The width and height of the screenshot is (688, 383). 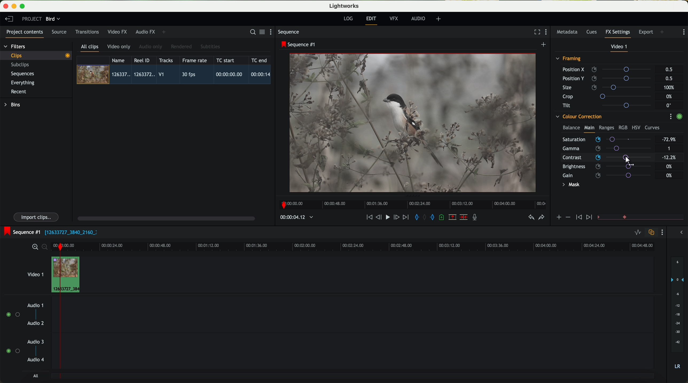 I want to click on nudge one frame back, so click(x=380, y=218).